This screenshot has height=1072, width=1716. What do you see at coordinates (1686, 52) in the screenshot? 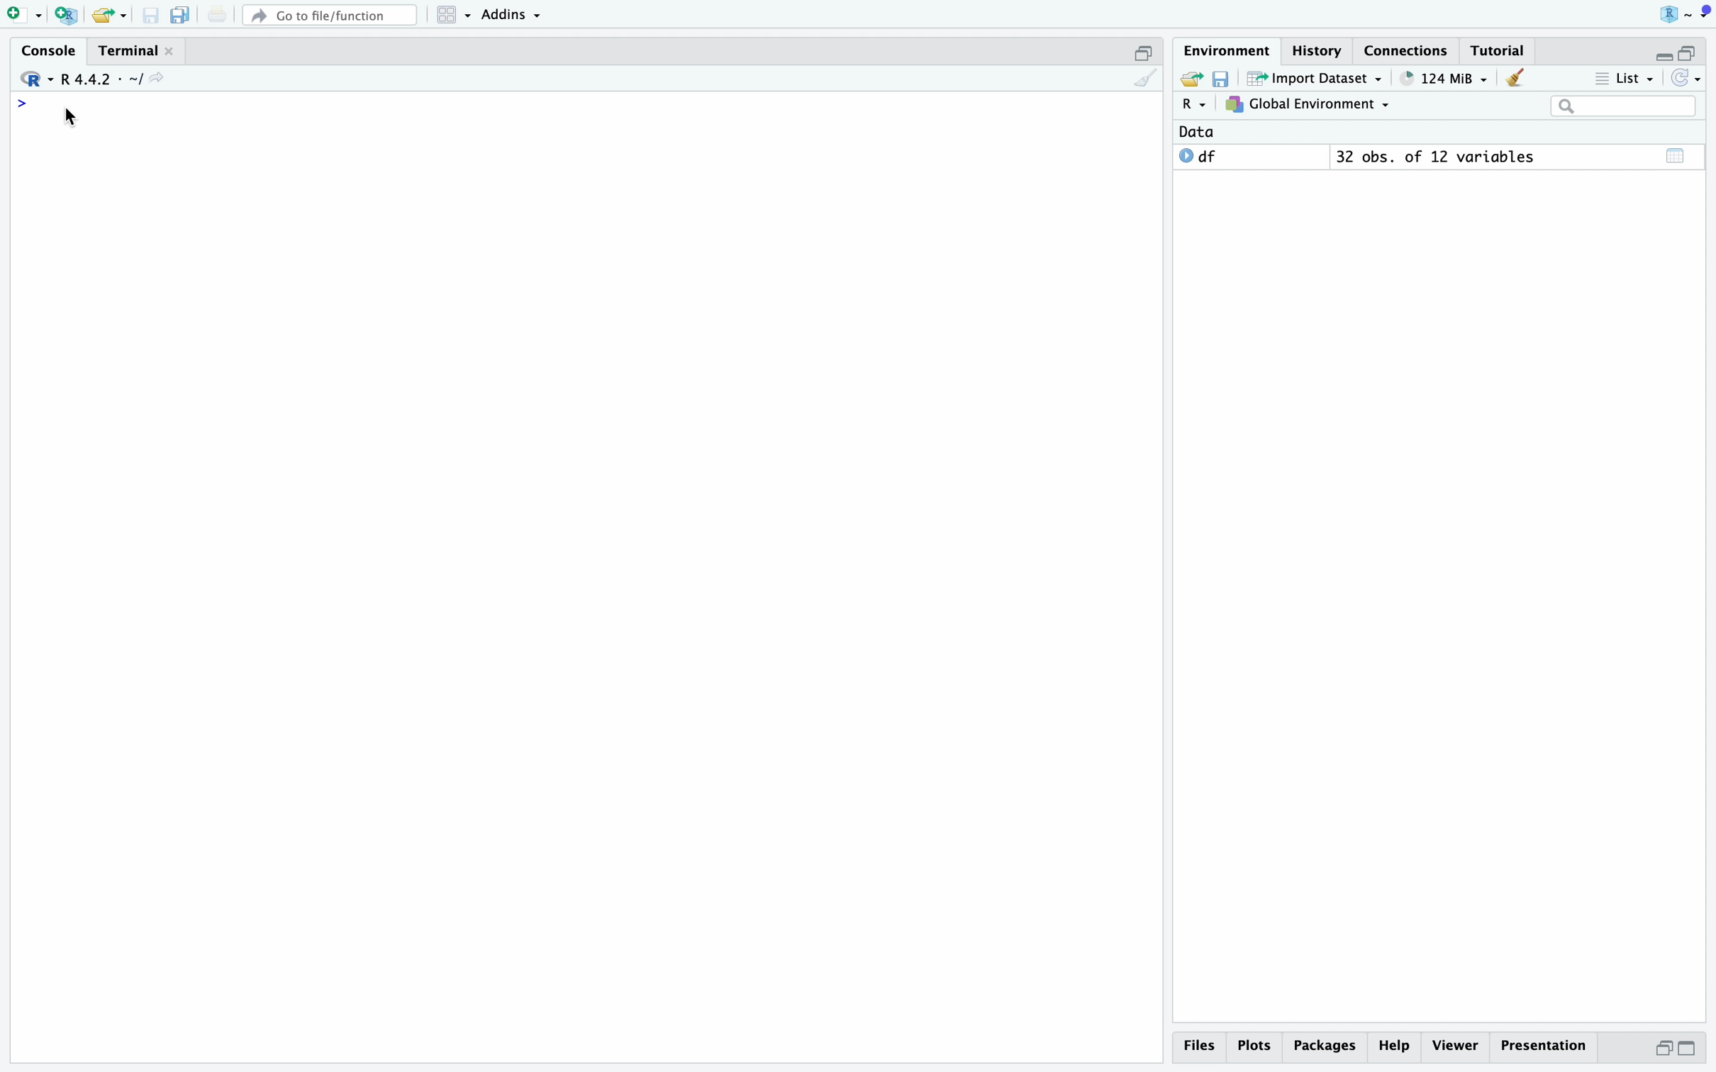
I see `open in separate window` at bounding box center [1686, 52].